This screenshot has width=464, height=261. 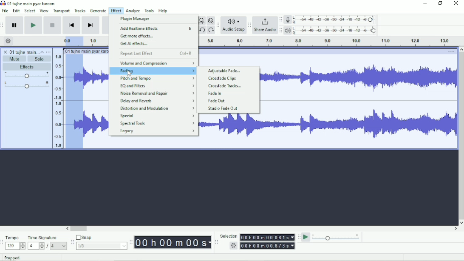 What do you see at coordinates (262, 229) in the screenshot?
I see `Horizontal scrollbar` at bounding box center [262, 229].